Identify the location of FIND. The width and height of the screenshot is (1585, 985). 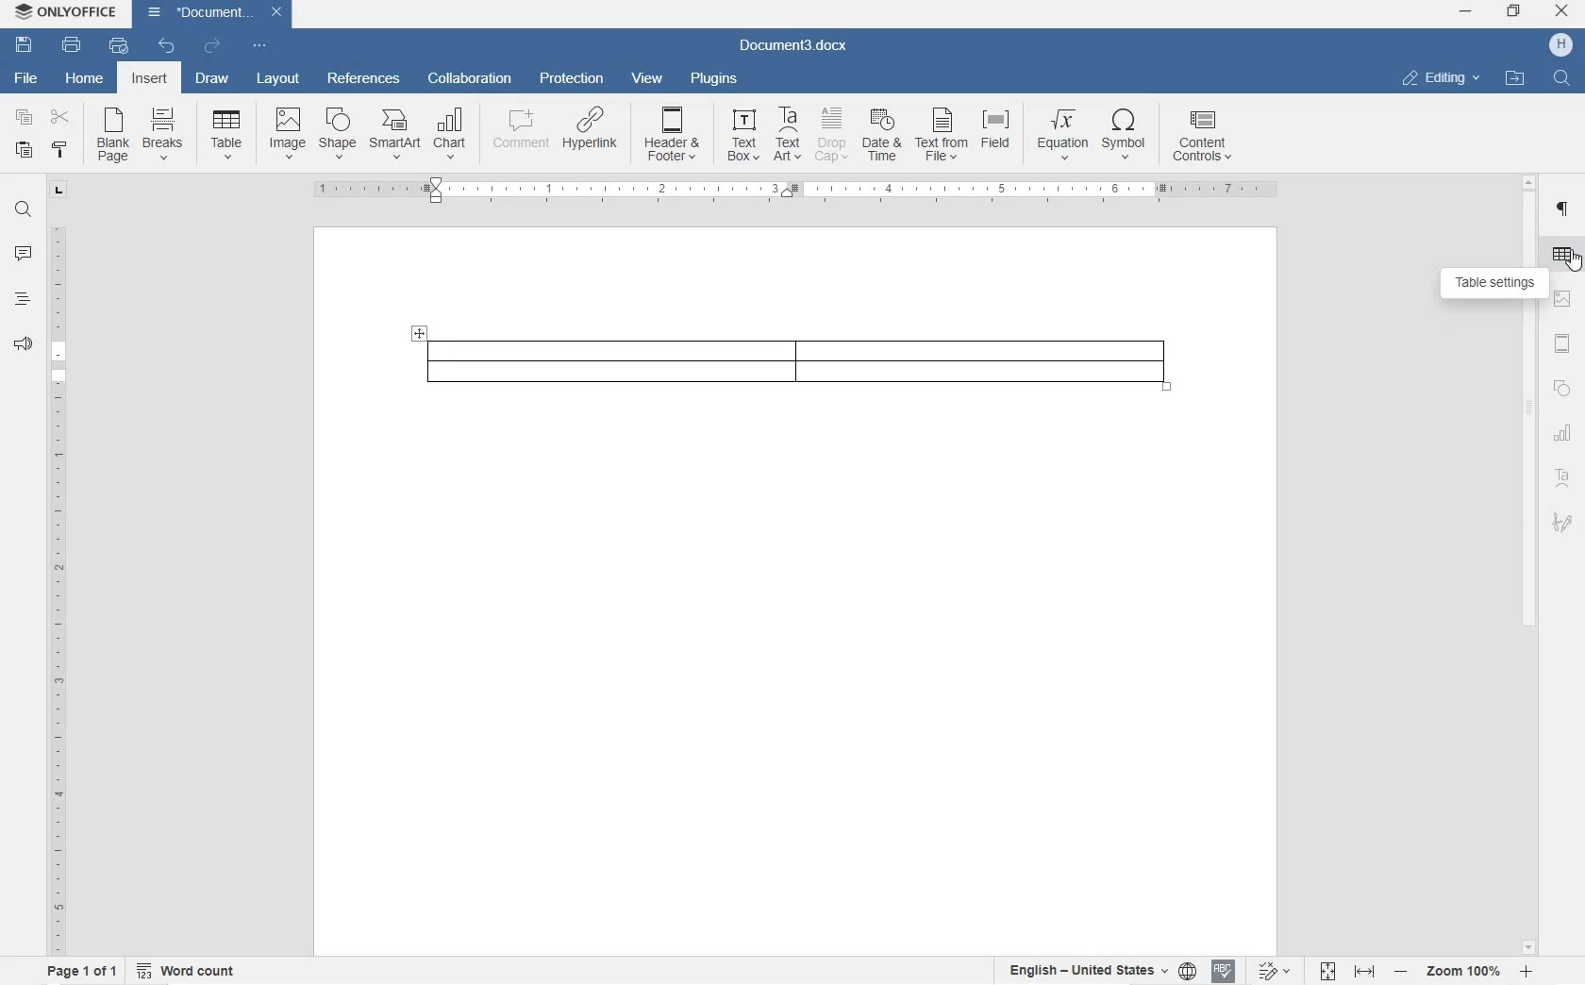
(22, 212).